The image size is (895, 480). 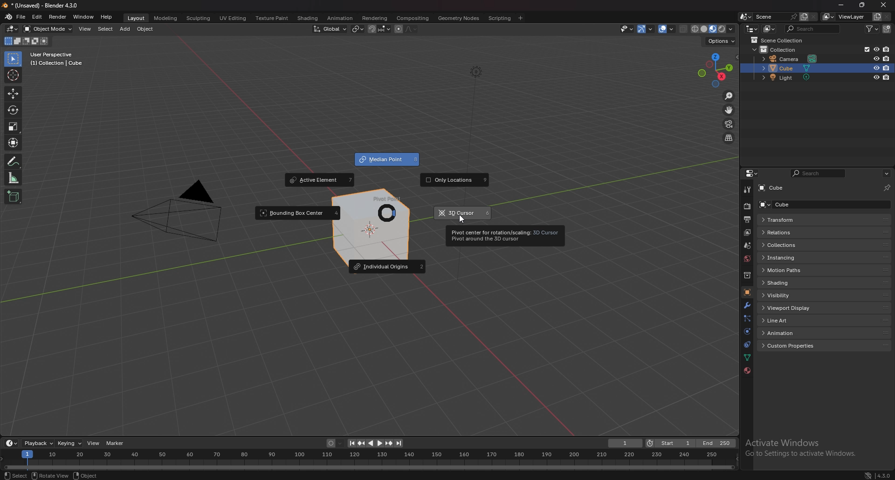 What do you see at coordinates (684, 29) in the screenshot?
I see `toggle xrays` at bounding box center [684, 29].